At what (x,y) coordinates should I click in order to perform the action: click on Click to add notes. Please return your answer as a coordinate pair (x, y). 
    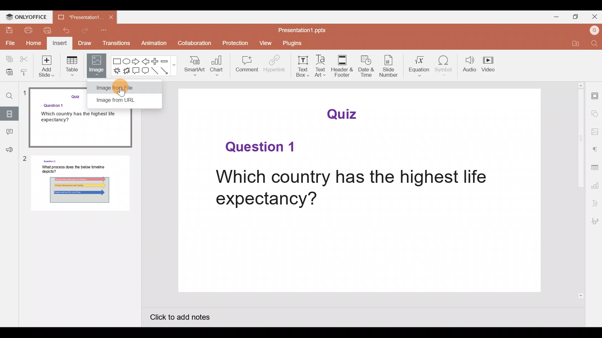
    Looking at the image, I should click on (186, 319).